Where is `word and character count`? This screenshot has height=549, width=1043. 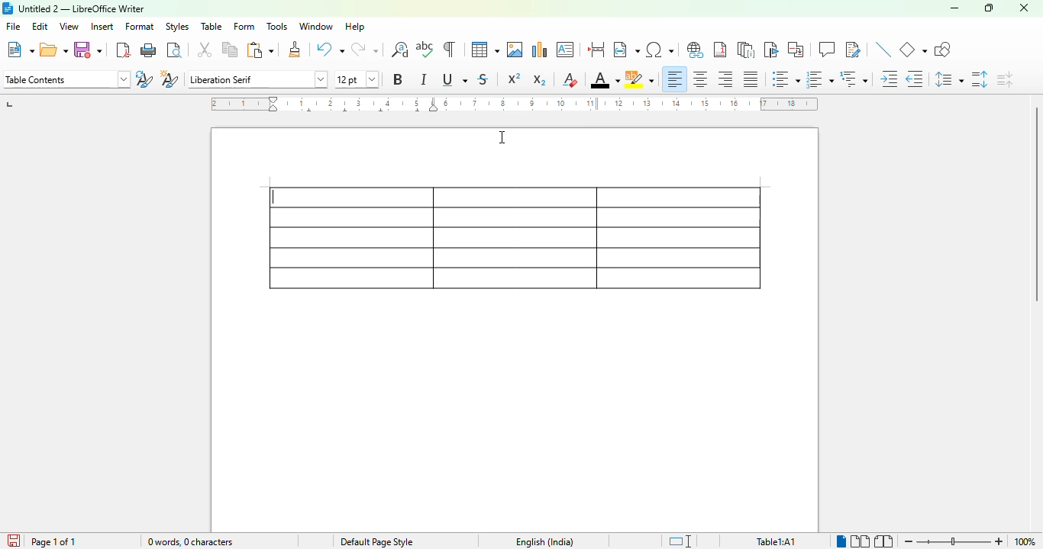
word and character count is located at coordinates (189, 541).